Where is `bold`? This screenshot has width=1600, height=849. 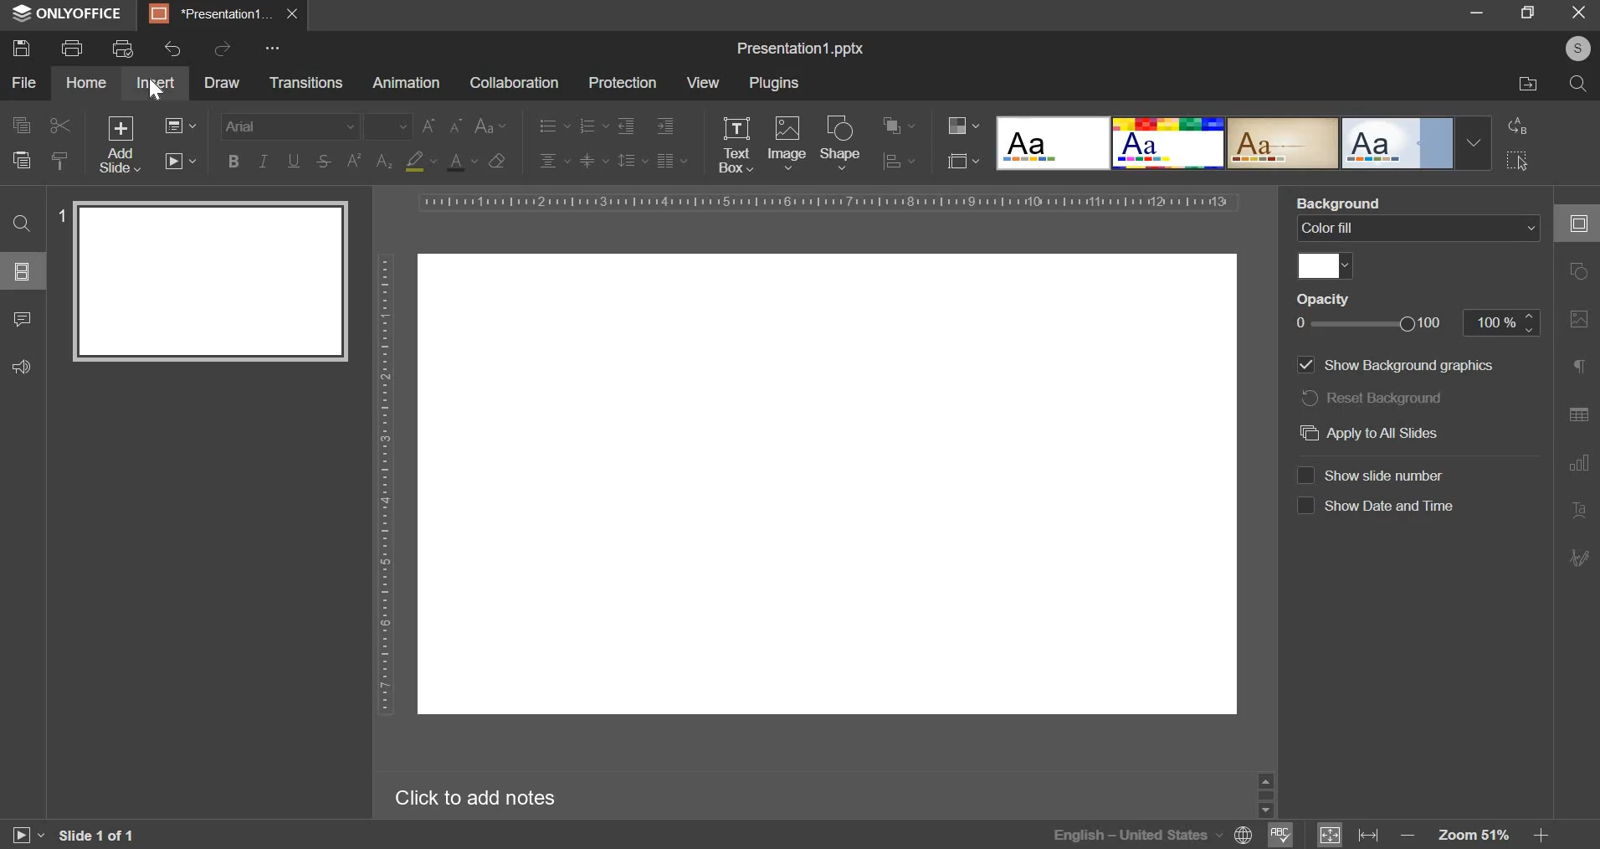 bold is located at coordinates (232, 159).